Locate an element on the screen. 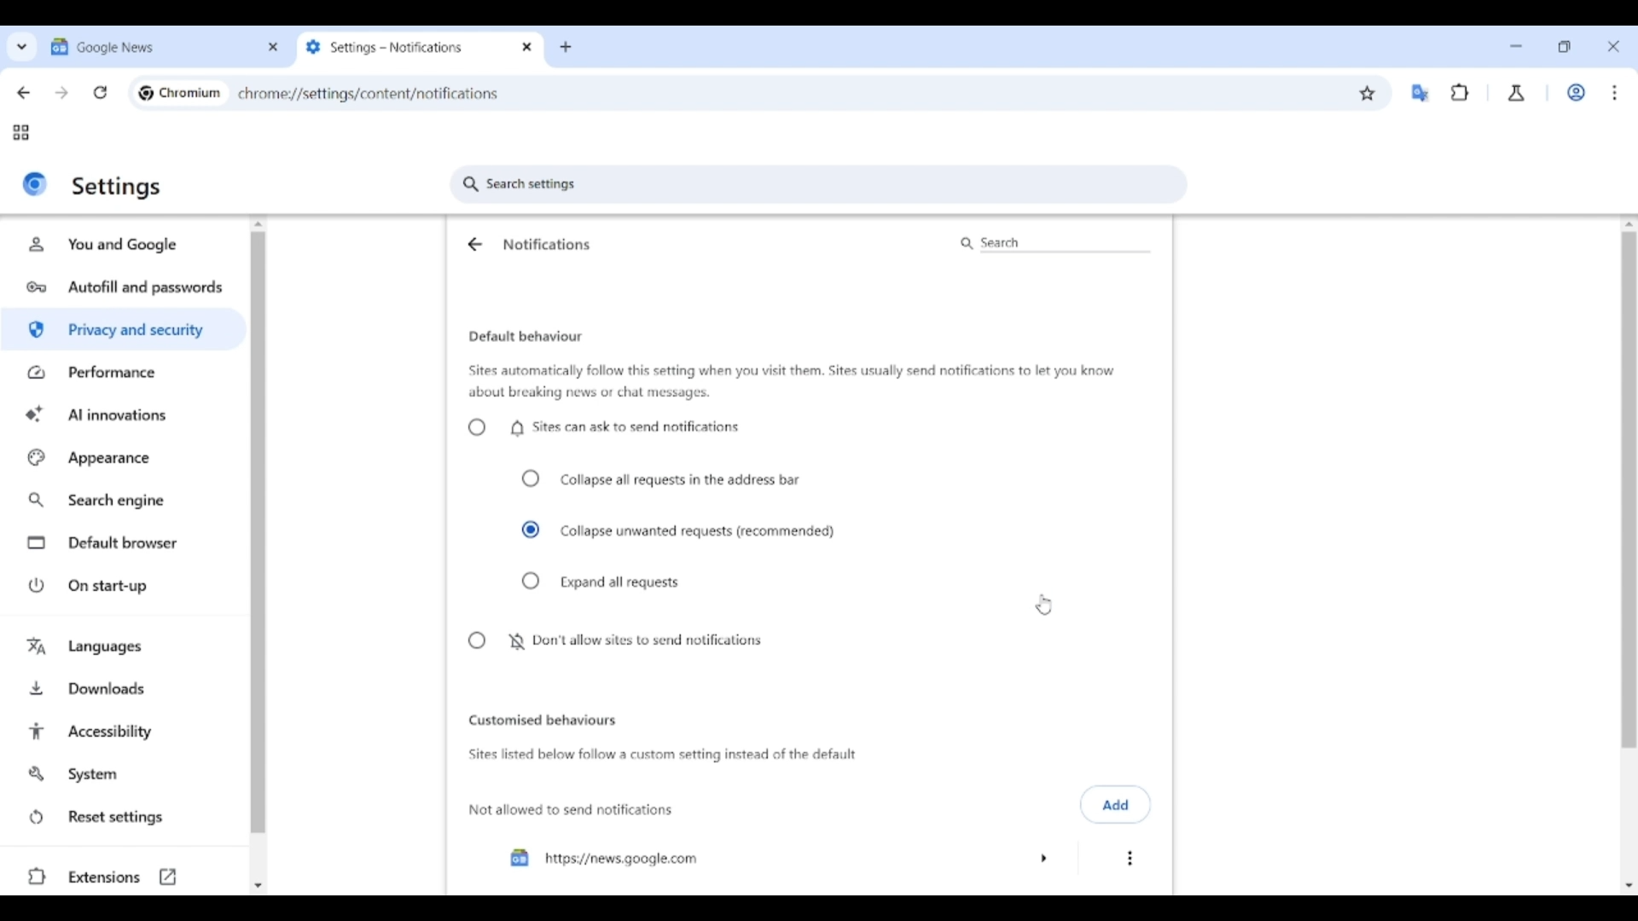  System is located at coordinates (123, 774).